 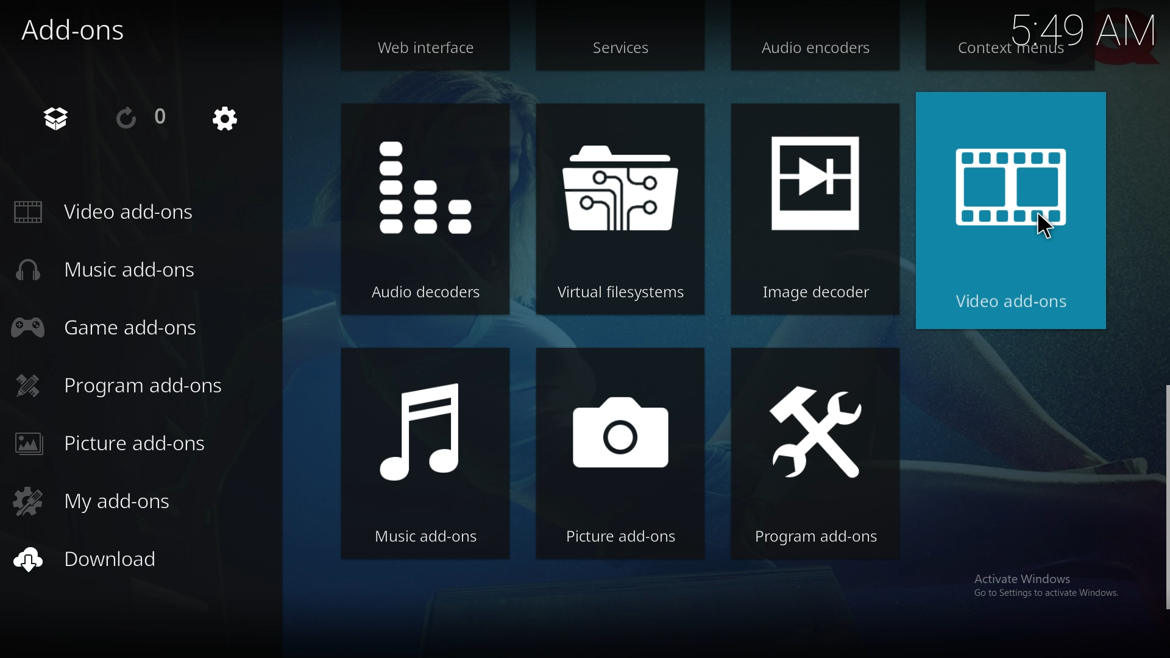 What do you see at coordinates (130, 383) in the screenshot?
I see `program add ons` at bounding box center [130, 383].